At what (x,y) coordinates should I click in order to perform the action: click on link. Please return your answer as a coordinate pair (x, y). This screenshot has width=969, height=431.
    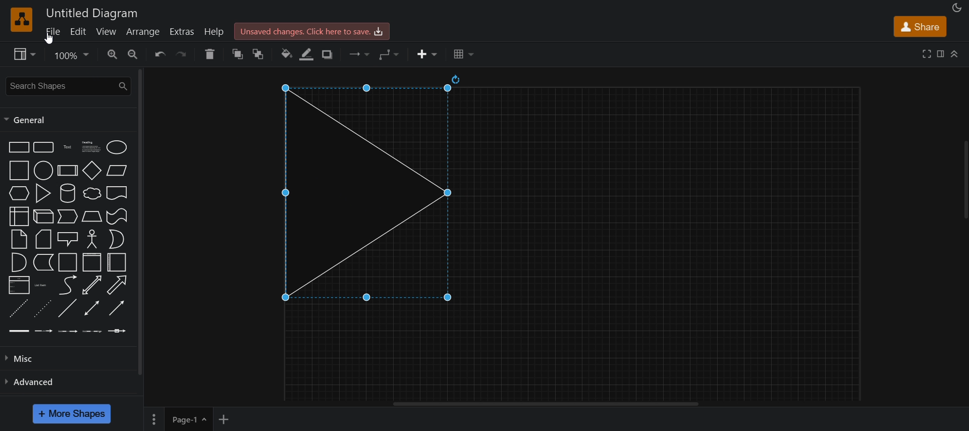
    Looking at the image, I should click on (18, 332).